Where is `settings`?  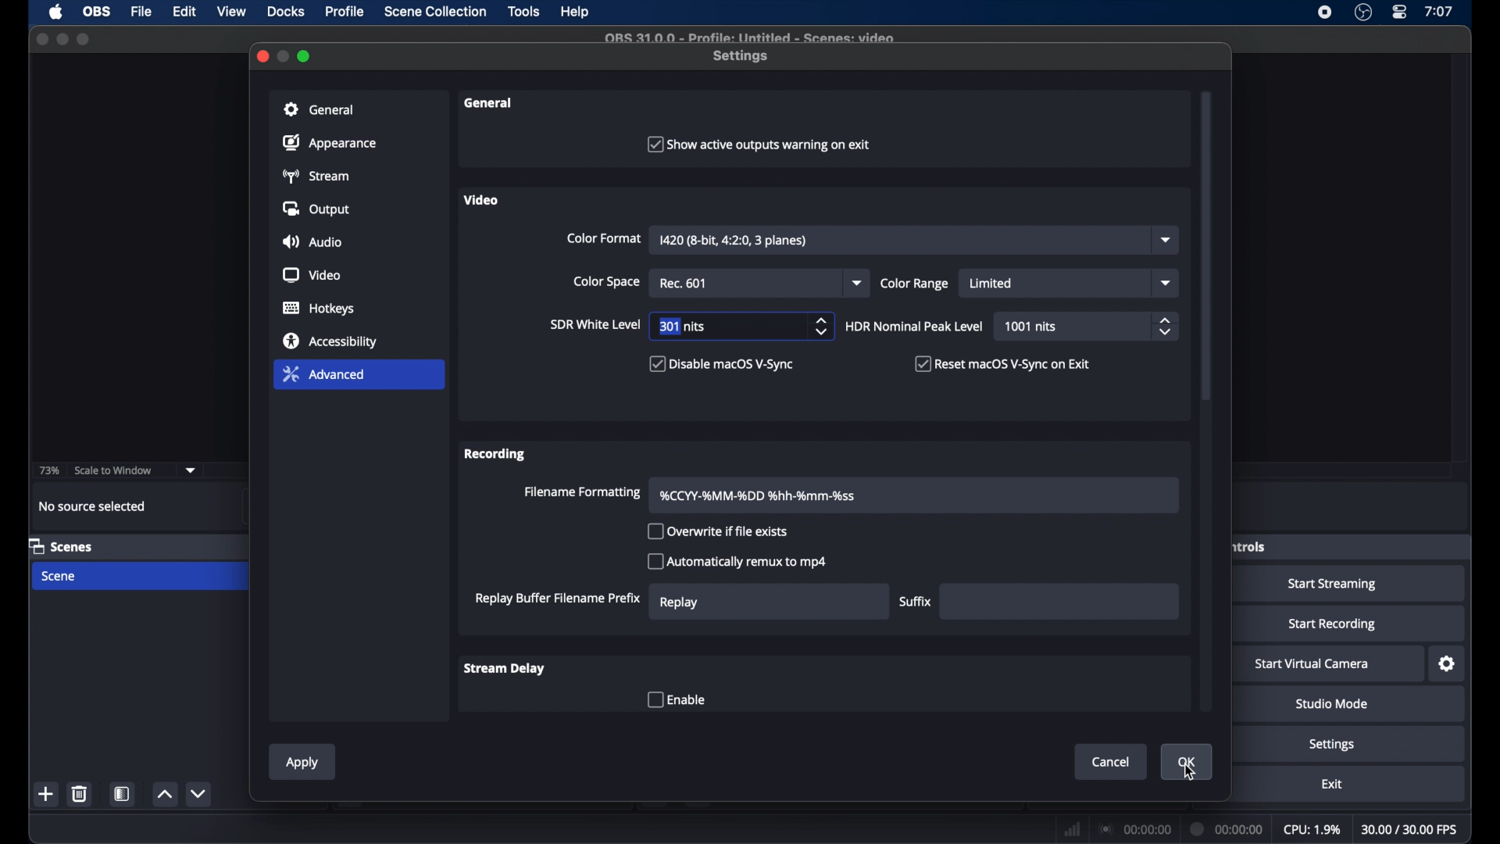
settings is located at coordinates (741, 57).